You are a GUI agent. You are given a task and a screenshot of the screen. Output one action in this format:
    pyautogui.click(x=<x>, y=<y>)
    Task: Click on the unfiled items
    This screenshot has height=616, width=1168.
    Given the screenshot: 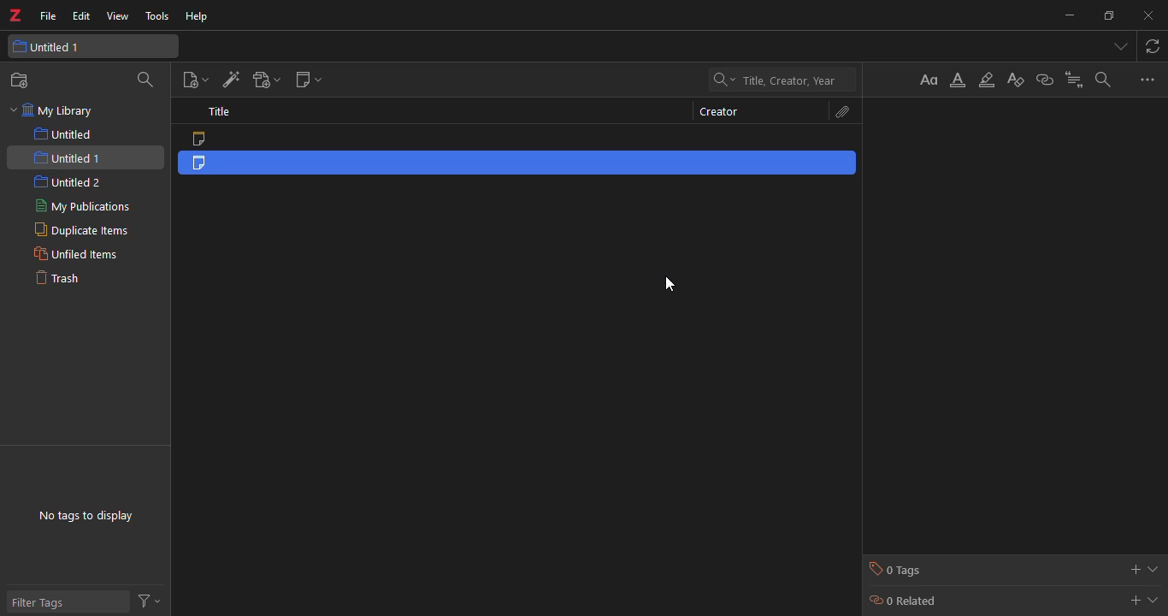 What is the action you would take?
    pyautogui.click(x=75, y=254)
    